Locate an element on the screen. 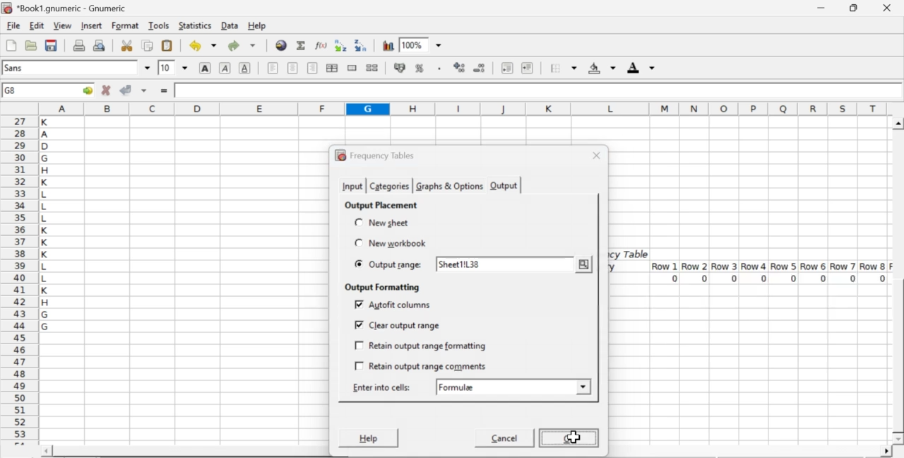 The image size is (904, 458). statistics is located at coordinates (194, 25).